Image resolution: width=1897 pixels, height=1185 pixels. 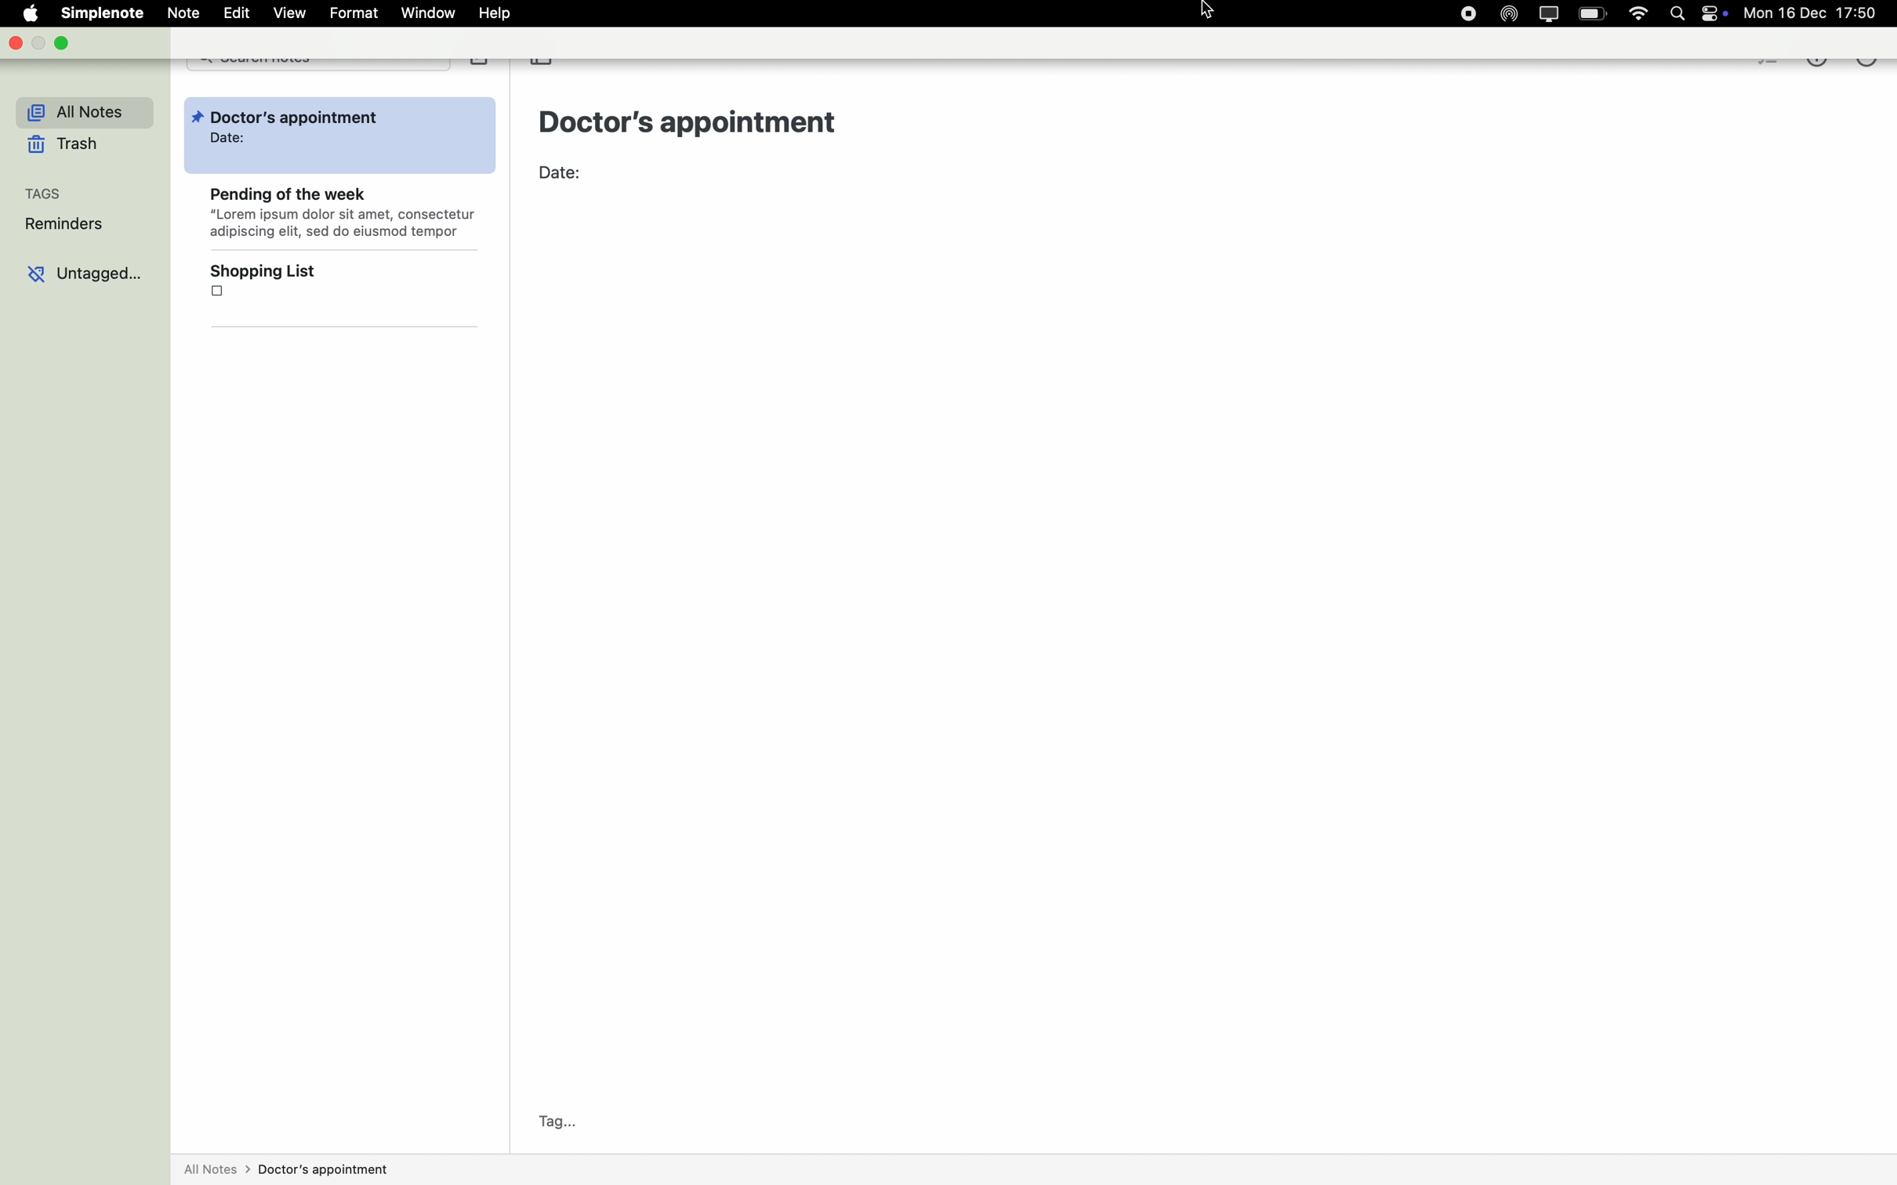 I want to click on edit, so click(x=238, y=13).